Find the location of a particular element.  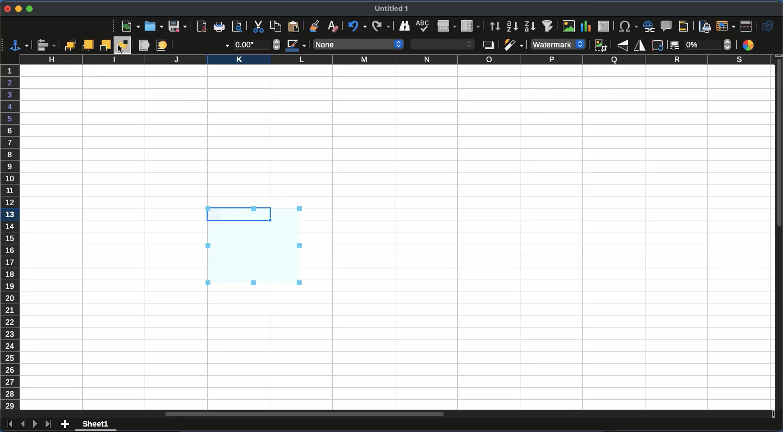

line style is located at coordinates (203, 46).